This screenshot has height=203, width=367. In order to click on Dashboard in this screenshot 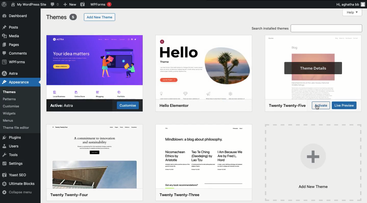, I will do `click(16, 16)`.